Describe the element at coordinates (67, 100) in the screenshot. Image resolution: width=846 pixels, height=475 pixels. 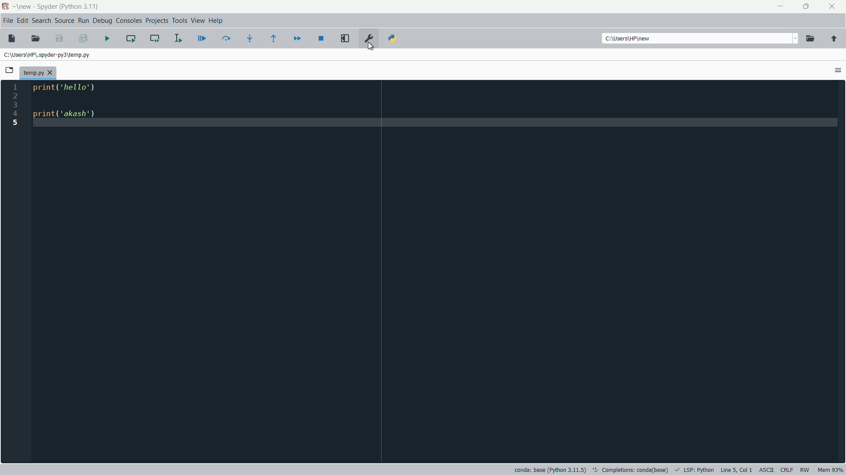
I see `pprint (‘hello’)orint(*akash')` at that location.